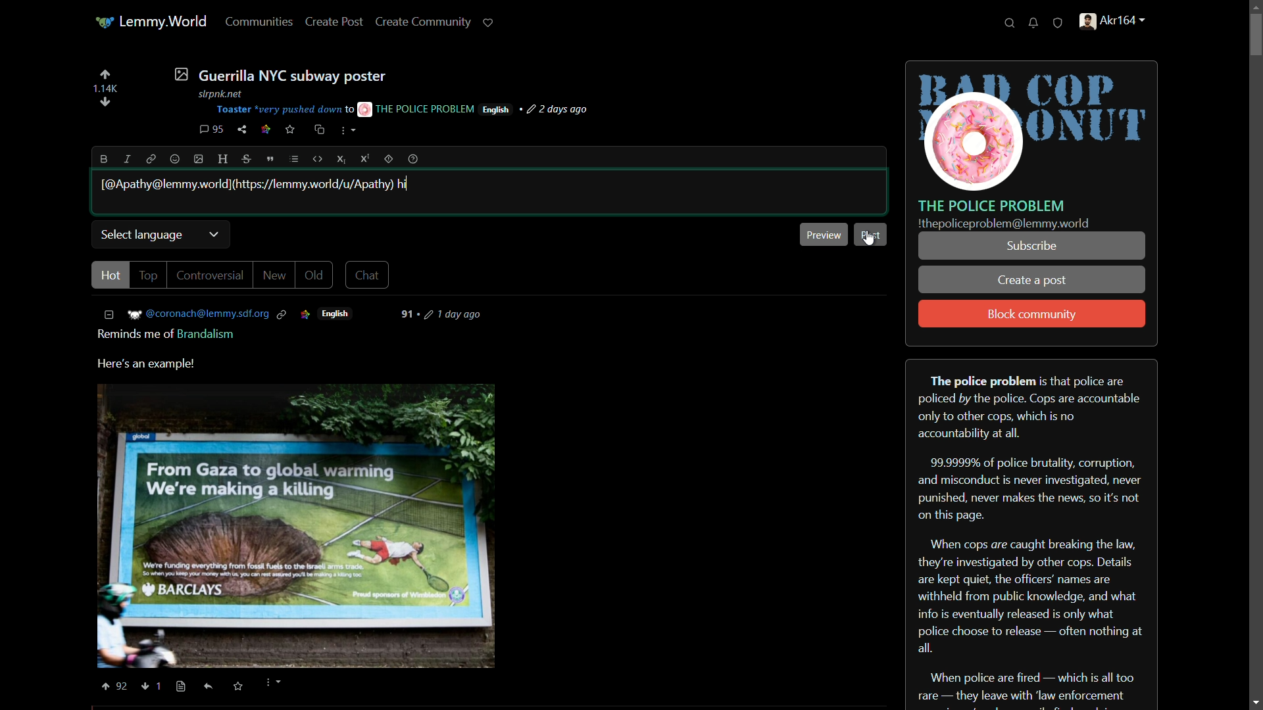 The height and width of the screenshot is (710, 1263). Describe the element at coordinates (1120, 23) in the screenshot. I see `handle` at that location.